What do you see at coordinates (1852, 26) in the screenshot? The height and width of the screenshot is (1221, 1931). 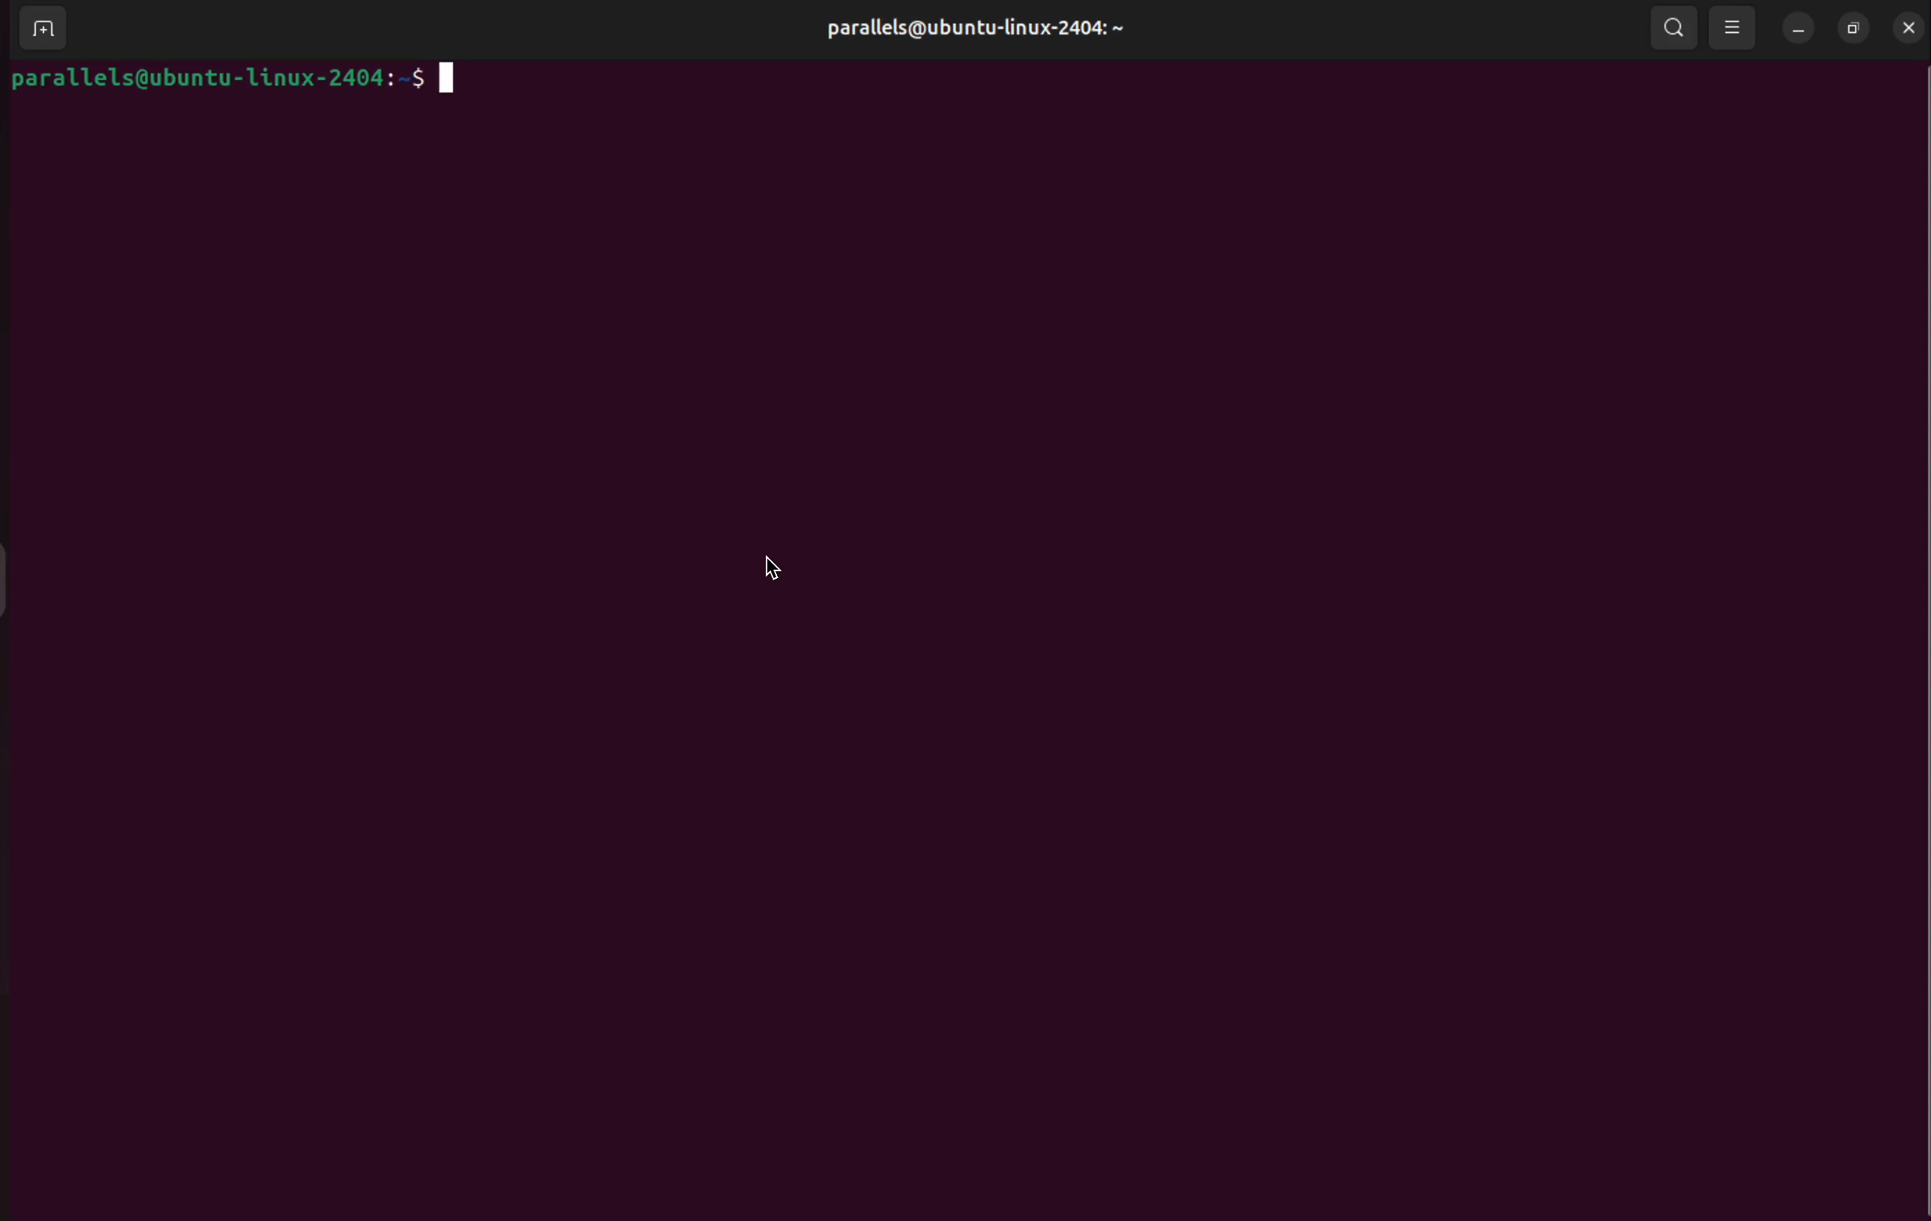 I see `resize` at bounding box center [1852, 26].